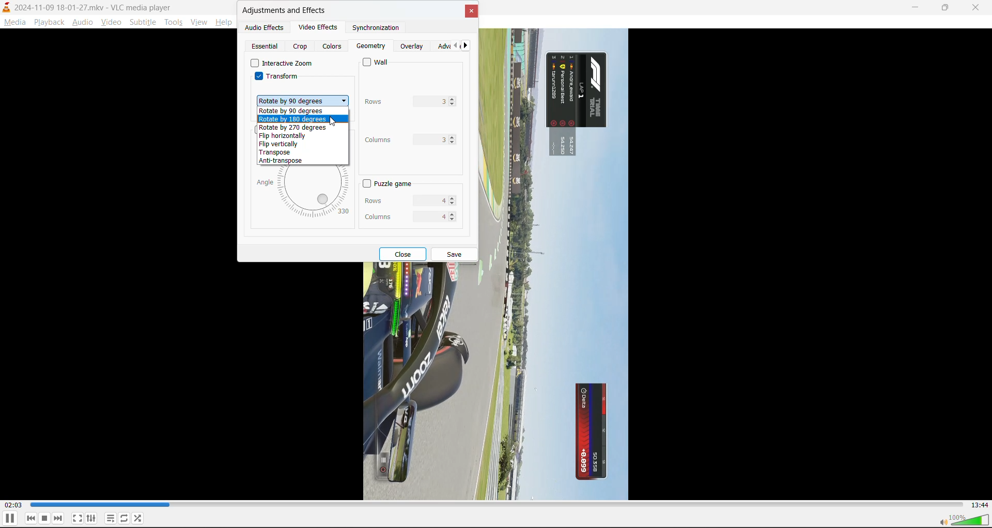 The image size is (992, 528). I want to click on decrease, so click(454, 105).